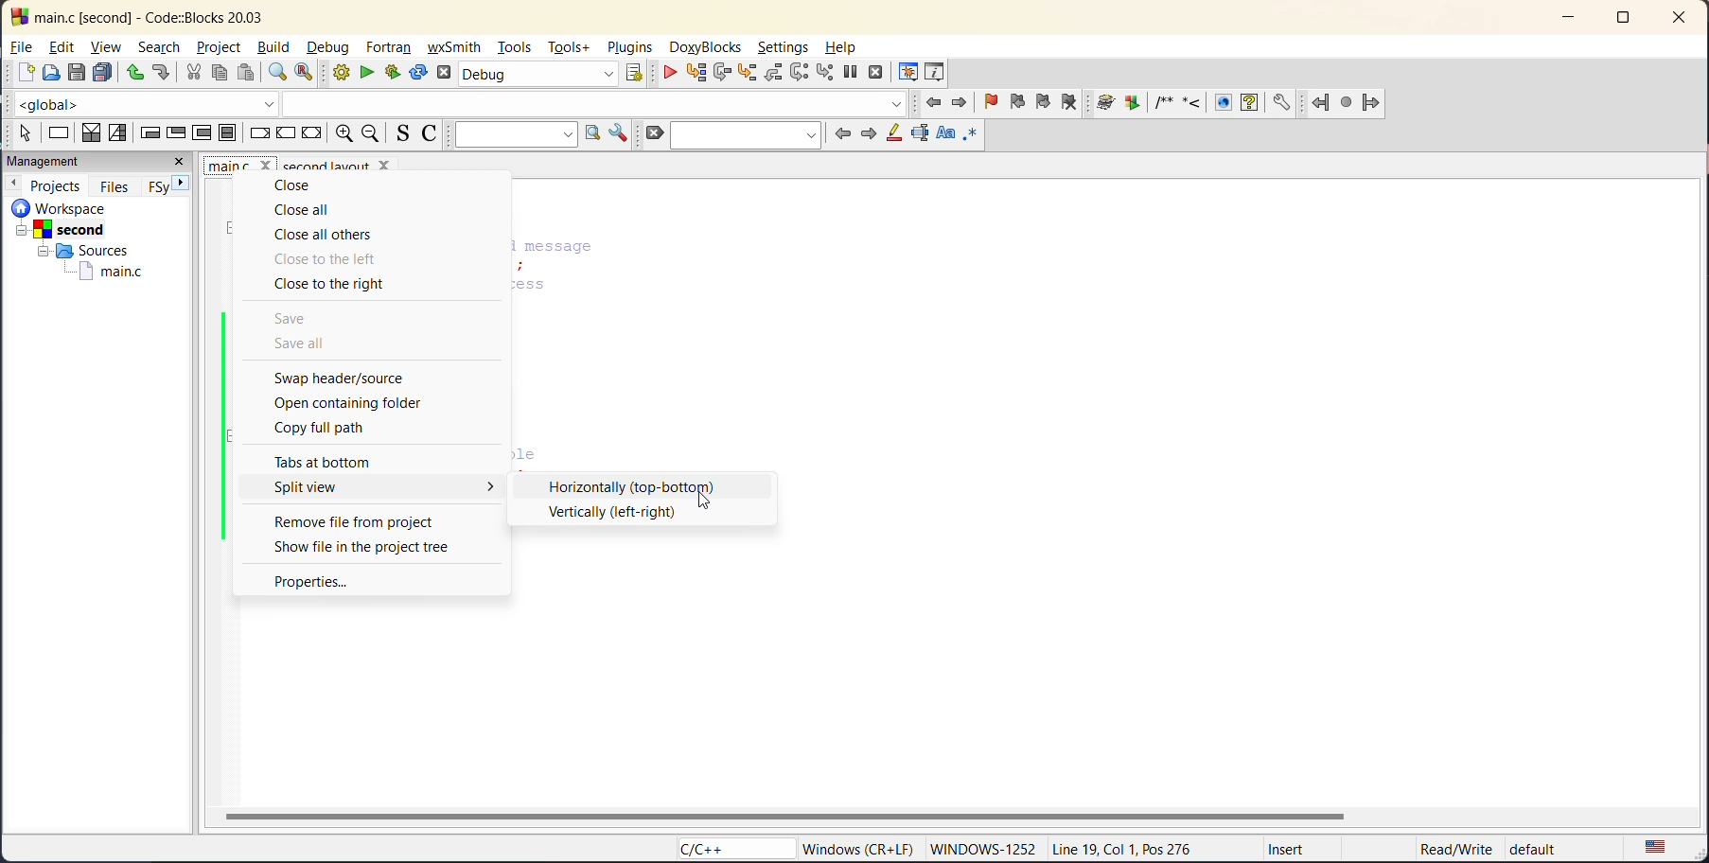  I want to click on save all, so click(304, 344).